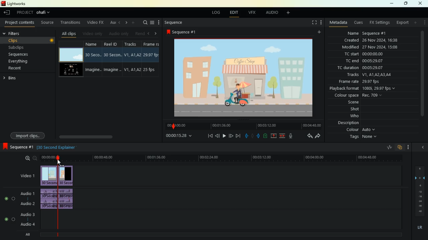 This screenshot has width=428, height=240. I want to click on hold, so click(252, 136).